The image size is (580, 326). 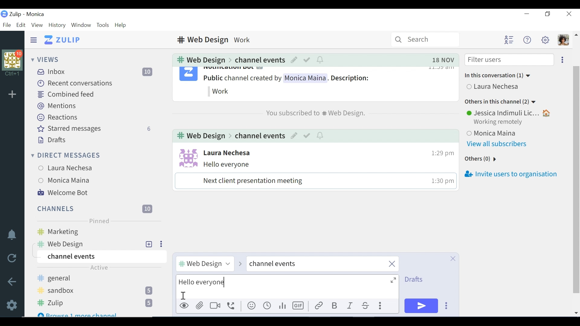 I want to click on Go back, so click(x=12, y=281).